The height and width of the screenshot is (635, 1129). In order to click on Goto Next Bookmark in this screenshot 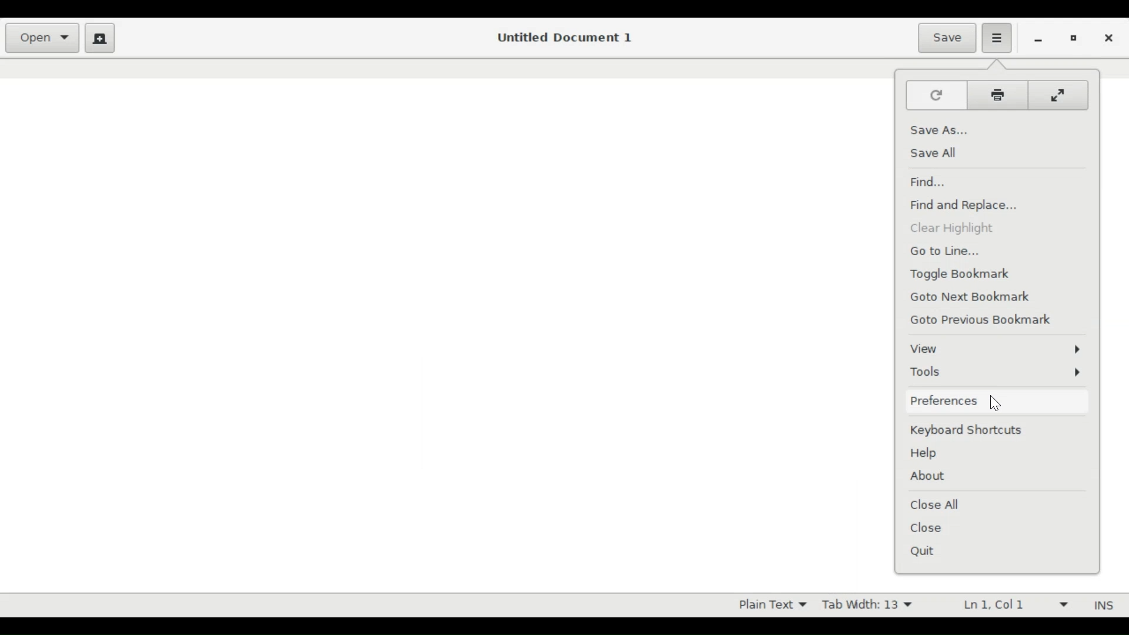, I will do `click(973, 298)`.